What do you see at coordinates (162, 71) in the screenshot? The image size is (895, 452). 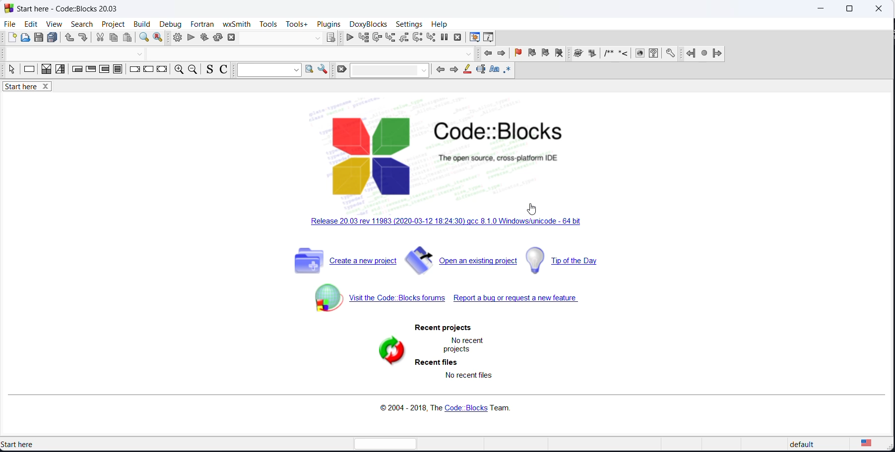 I see `return instruction` at bounding box center [162, 71].